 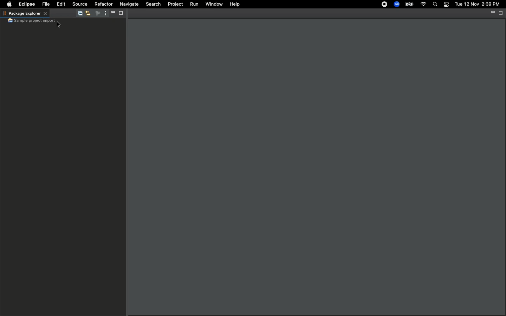 What do you see at coordinates (79, 4) in the screenshot?
I see `Source` at bounding box center [79, 4].